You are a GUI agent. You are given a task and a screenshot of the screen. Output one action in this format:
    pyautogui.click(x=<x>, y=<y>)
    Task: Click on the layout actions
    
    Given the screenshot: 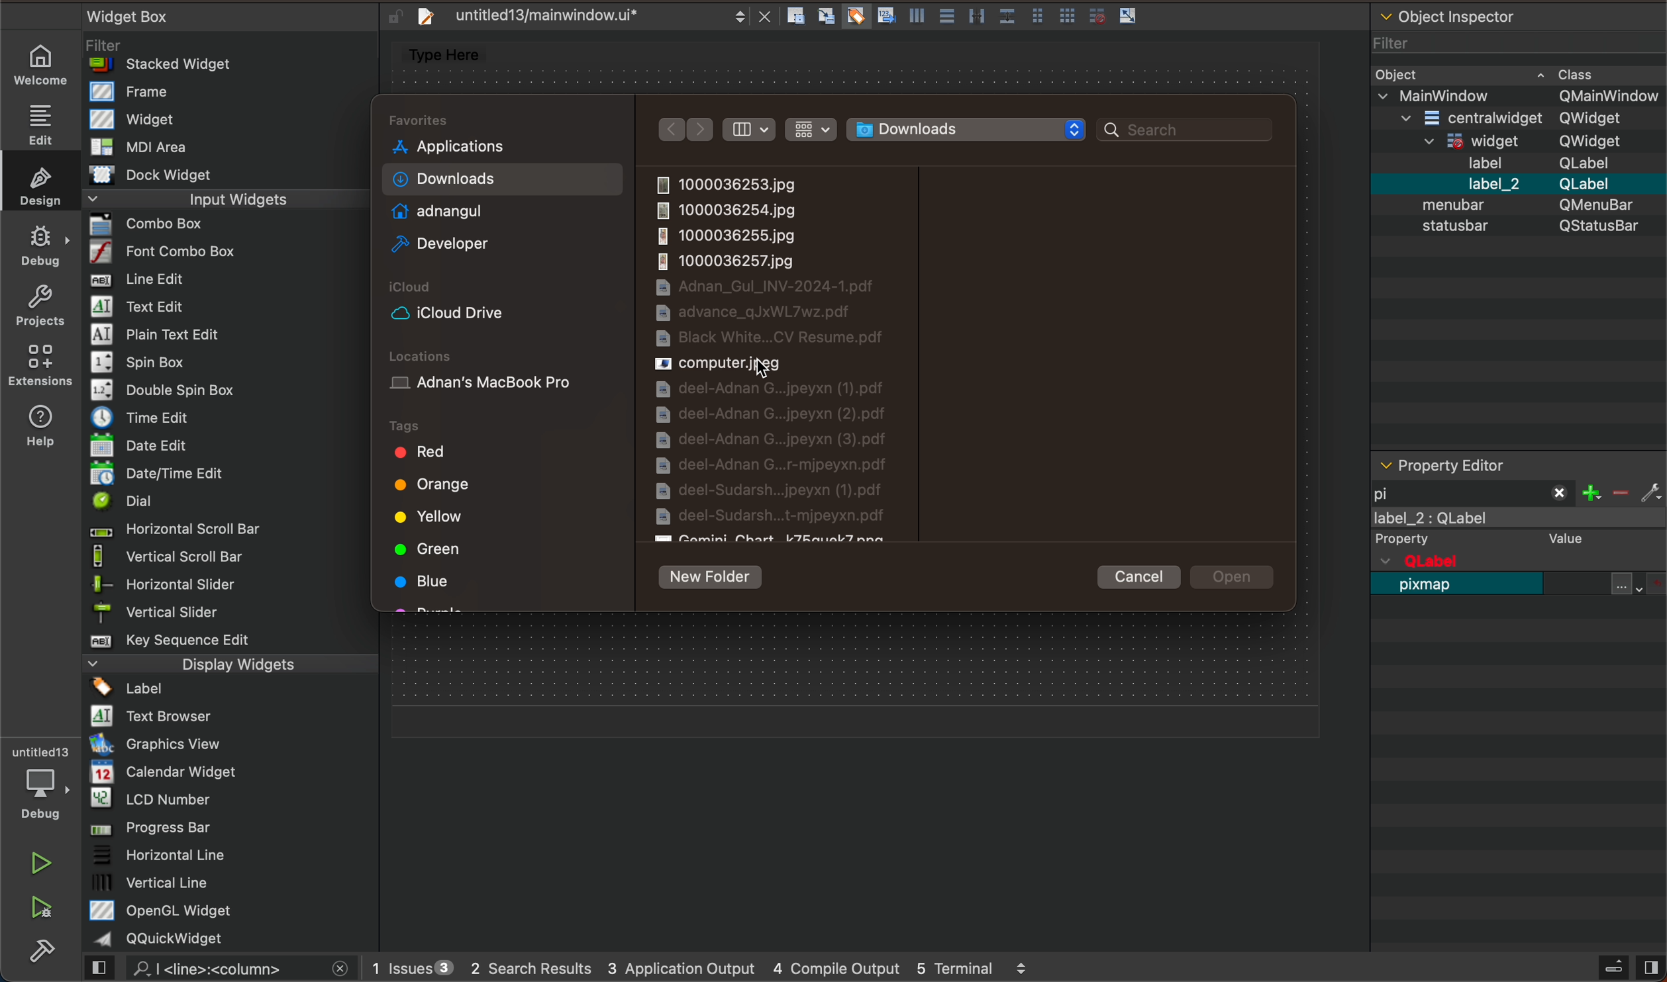 What is the action you would take?
    pyautogui.click(x=968, y=19)
    